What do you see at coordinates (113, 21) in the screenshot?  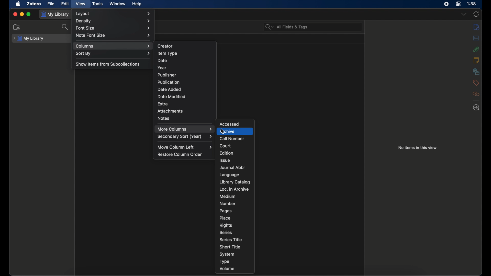 I see `density` at bounding box center [113, 21].